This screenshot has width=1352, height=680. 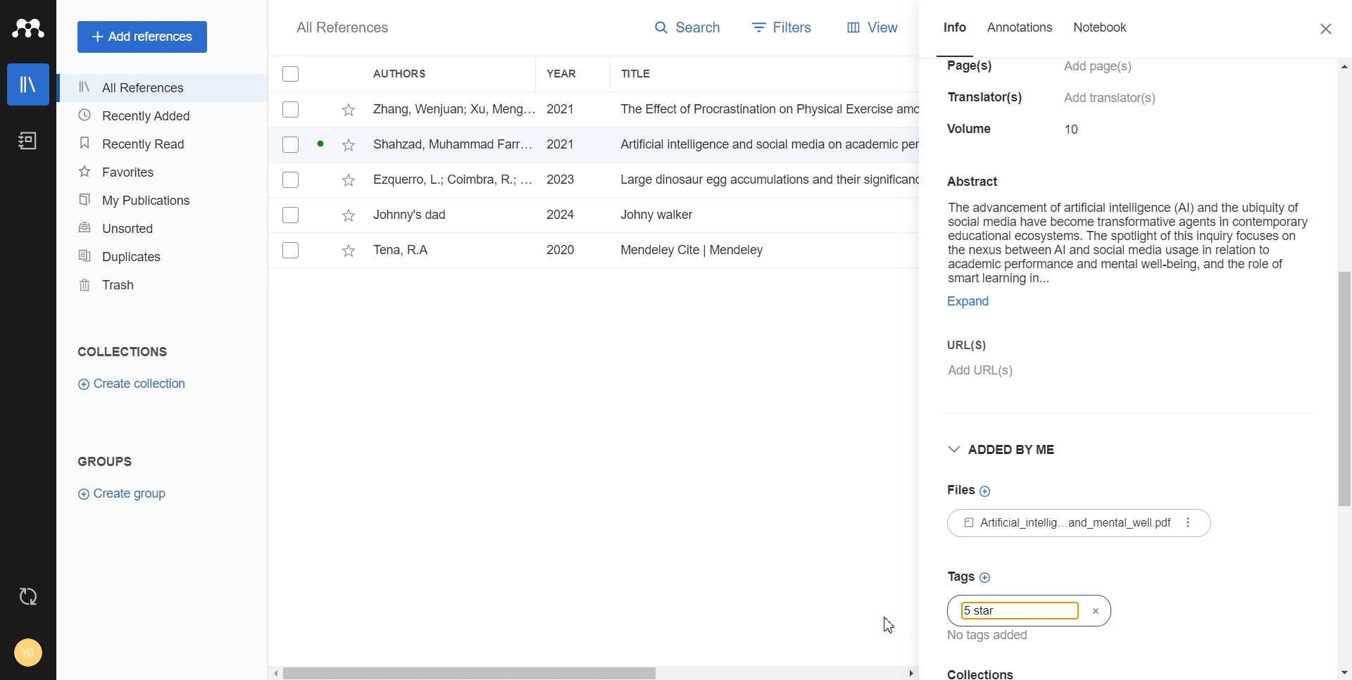 What do you see at coordinates (1096, 612) in the screenshot?
I see `Close` at bounding box center [1096, 612].